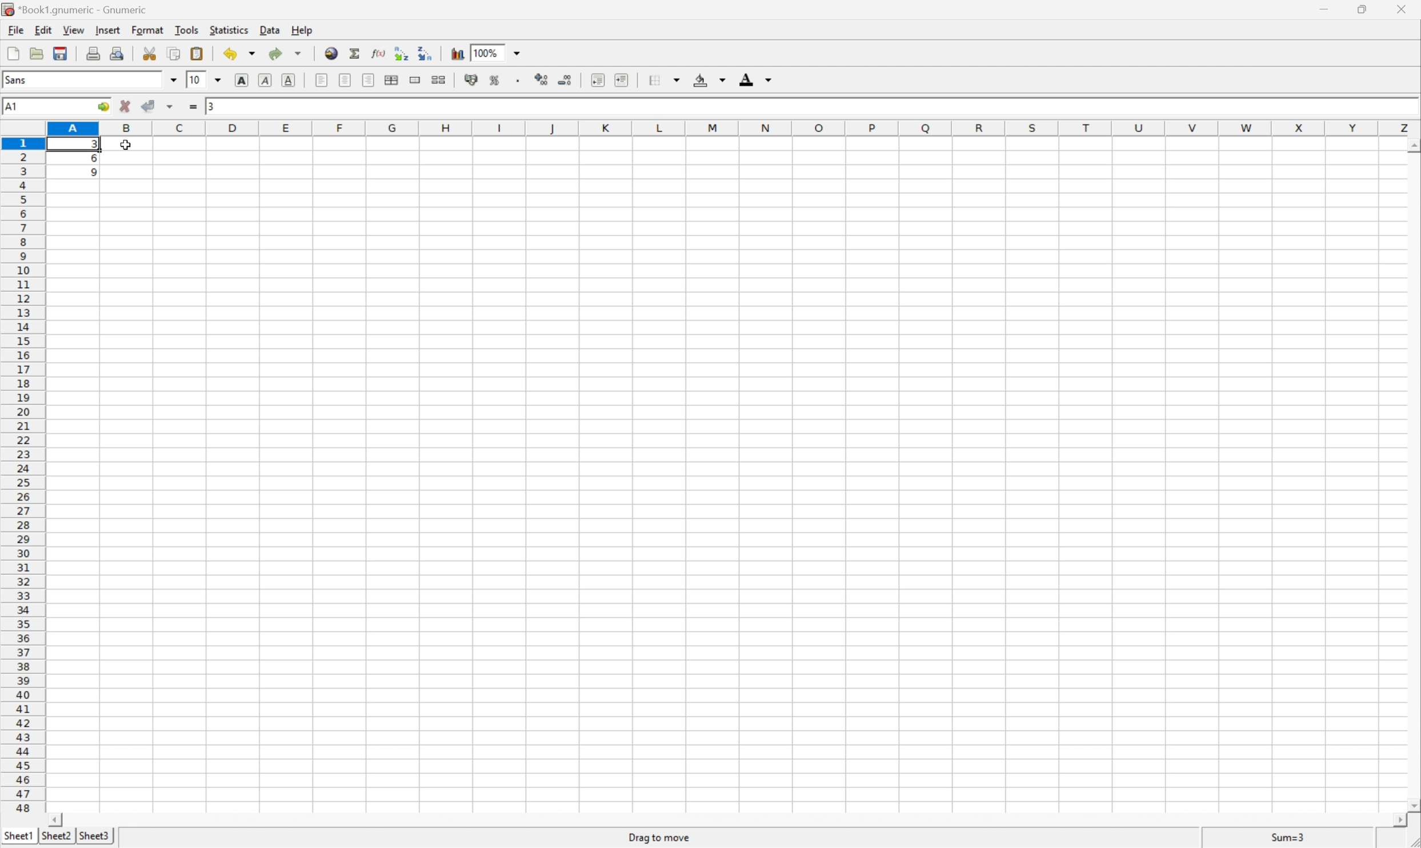 The image size is (1421, 848). I want to click on Column names, so click(729, 129).